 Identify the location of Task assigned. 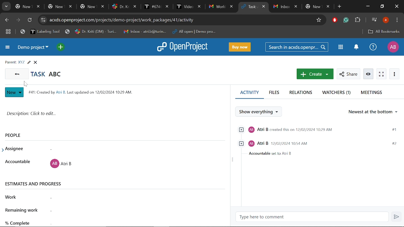
(317, 147).